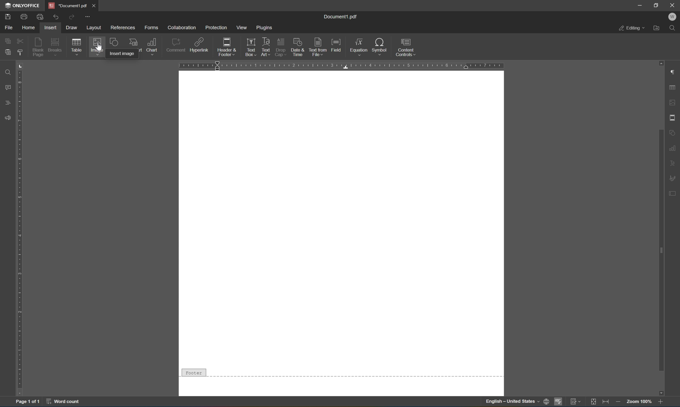  What do you see at coordinates (406, 47) in the screenshot?
I see `content controls` at bounding box center [406, 47].